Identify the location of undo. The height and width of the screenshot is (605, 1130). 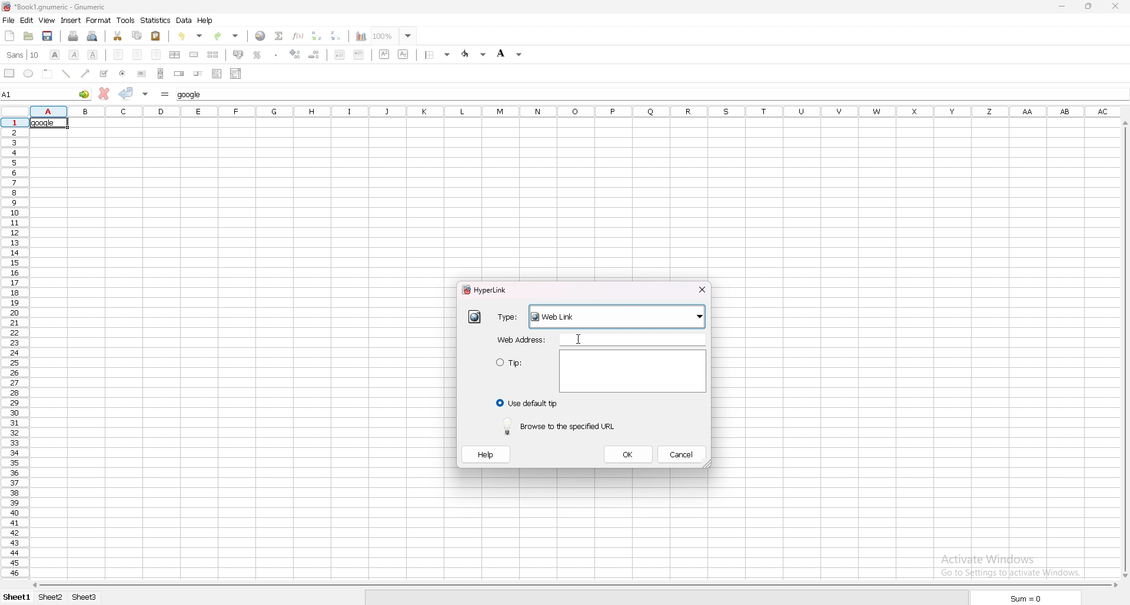
(191, 36).